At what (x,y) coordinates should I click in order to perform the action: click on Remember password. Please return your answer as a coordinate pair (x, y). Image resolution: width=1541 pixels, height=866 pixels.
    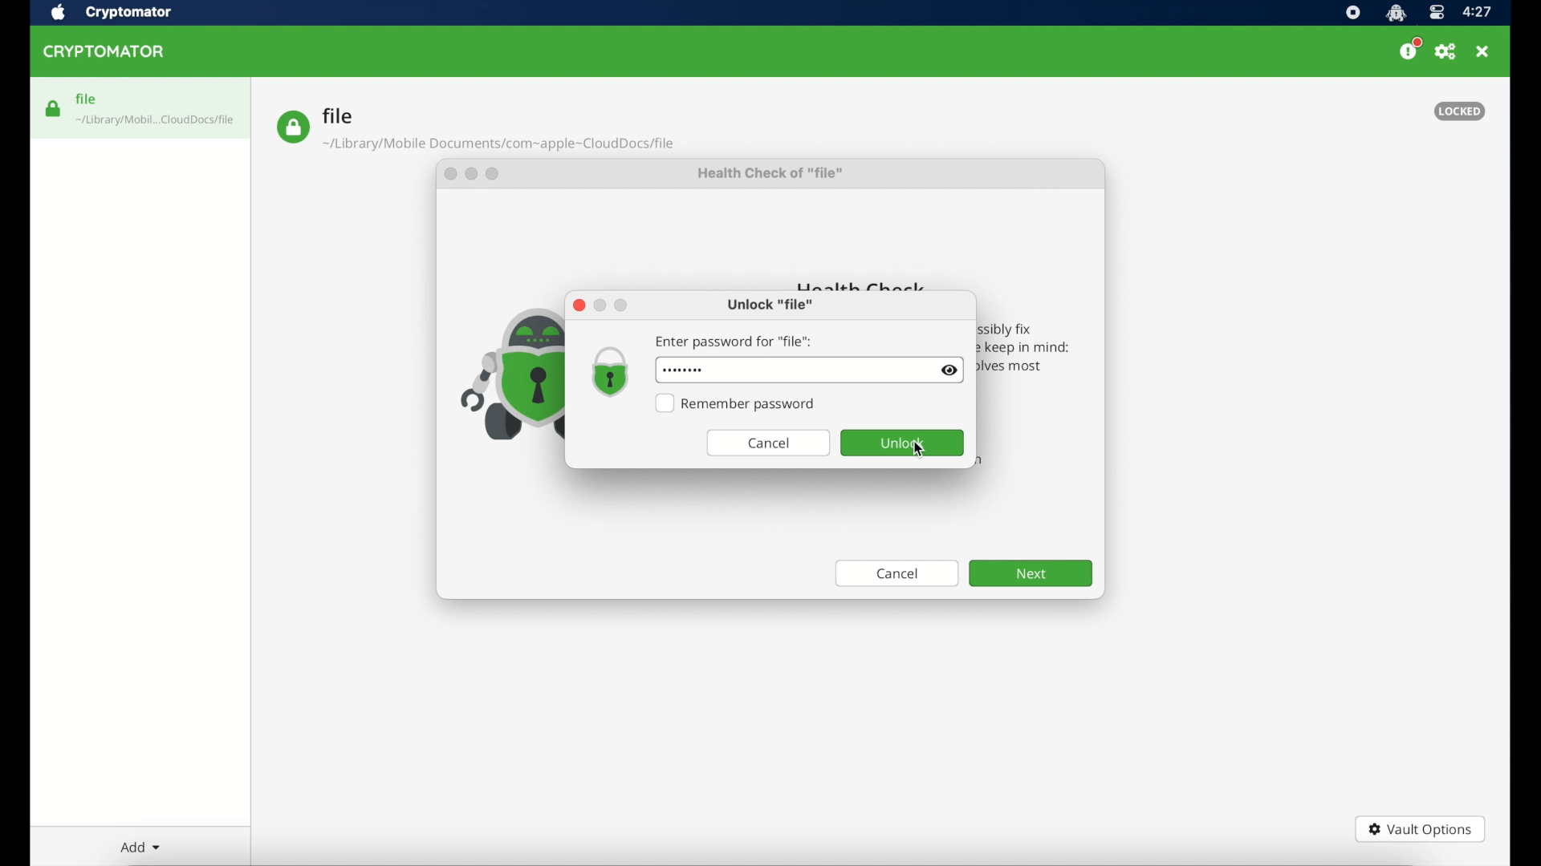
    Looking at the image, I should click on (737, 404).